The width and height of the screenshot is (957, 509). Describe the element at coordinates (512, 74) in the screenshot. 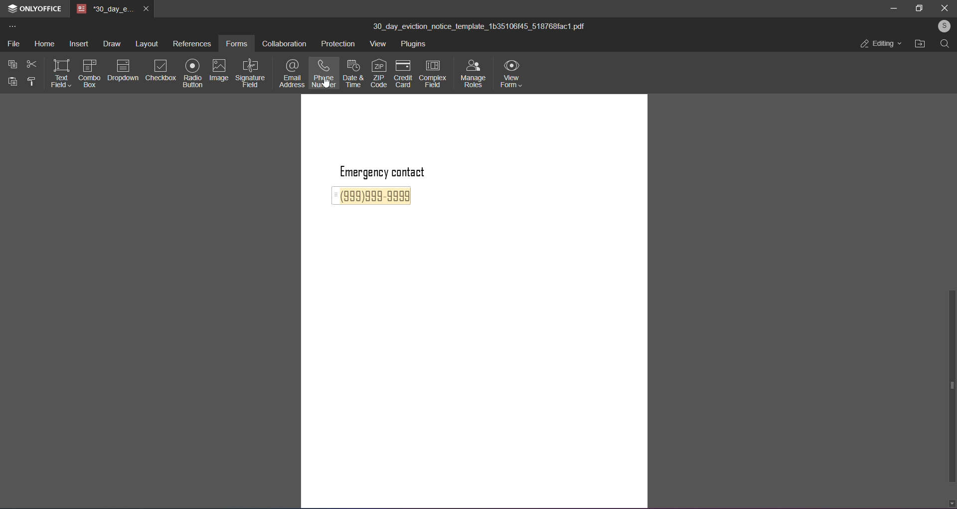

I see `view form` at that location.